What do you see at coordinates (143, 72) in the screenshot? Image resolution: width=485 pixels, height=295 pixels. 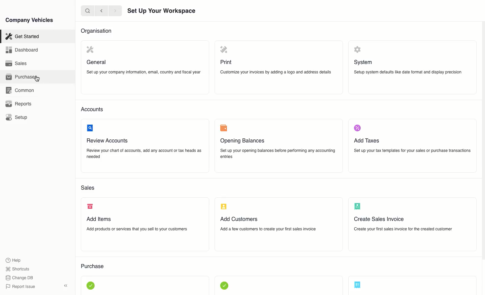 I see `Set up your company information, email, country and fiscal year` at bounding box center [143, 72].